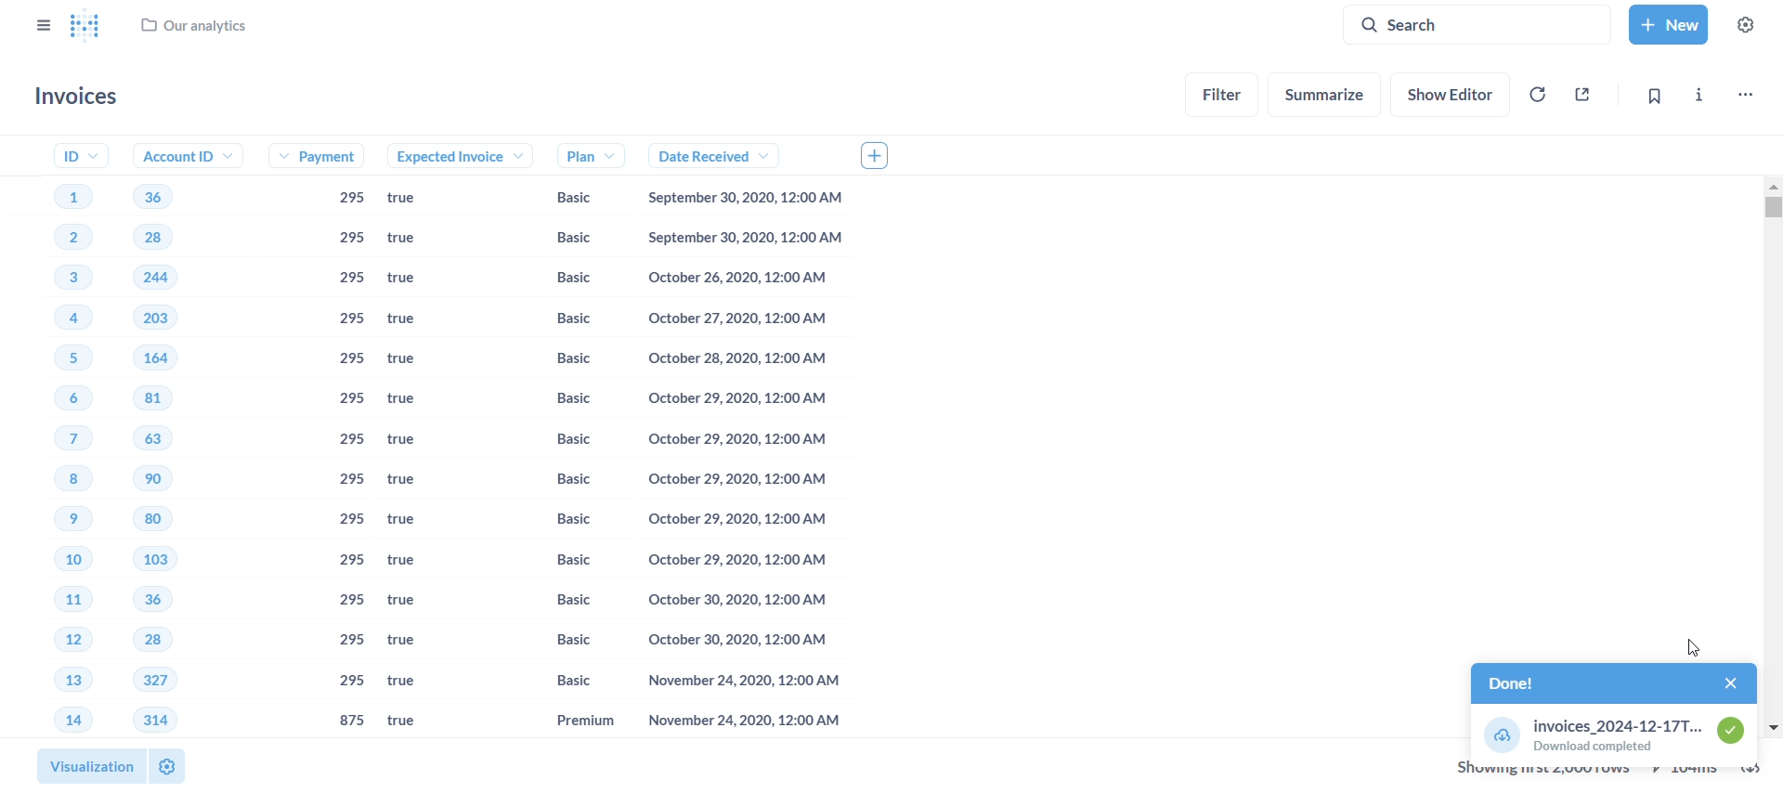 Image resolution: width=1783 pixels, height=793 pixels. Describe the element at coordinates (882, 154) in the screenshot. I see `add column` at that location.